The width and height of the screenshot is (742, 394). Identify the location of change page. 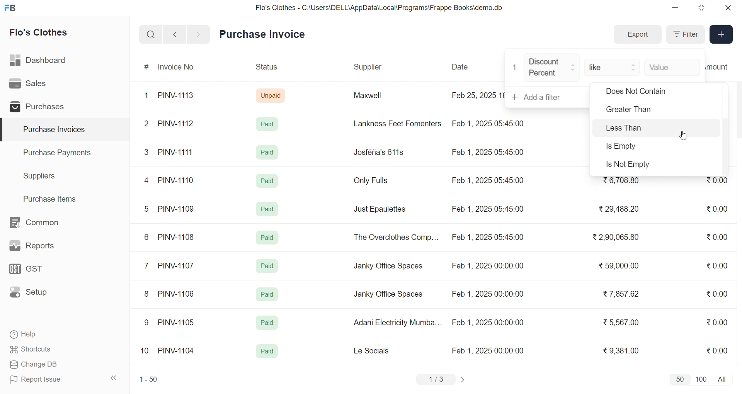
(464, 379).